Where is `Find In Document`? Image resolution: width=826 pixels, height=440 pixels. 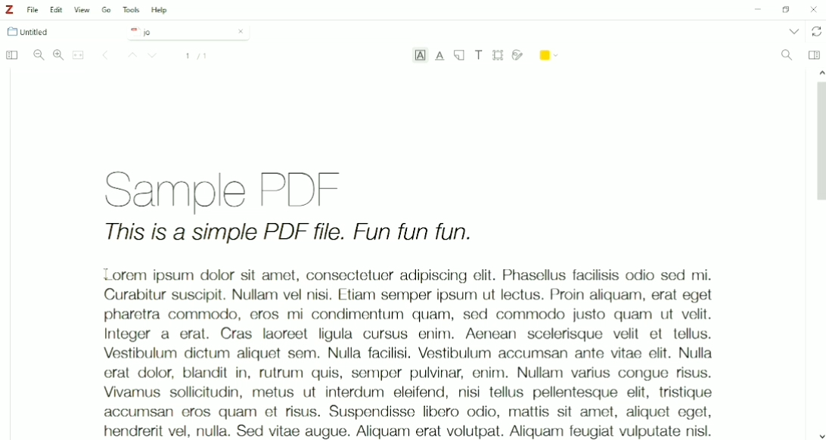 Find In Document is located at coordinates (787, 56).